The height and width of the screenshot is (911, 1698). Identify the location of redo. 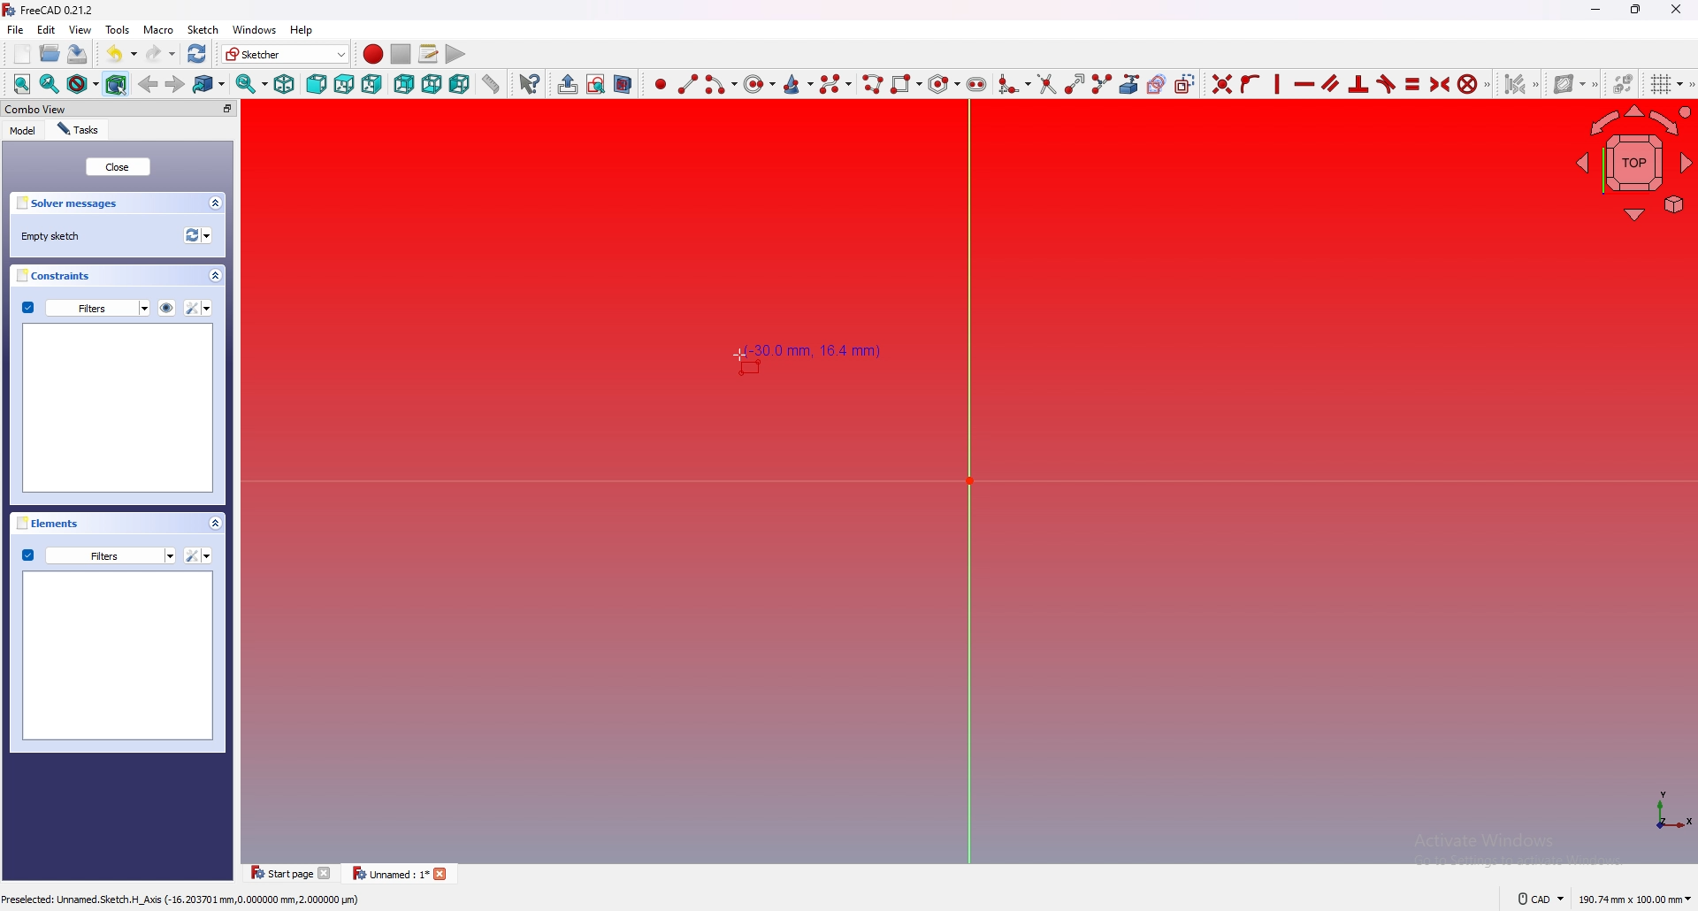
(162, 53).